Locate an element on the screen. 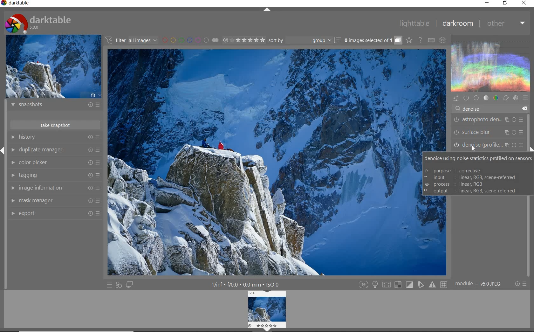  Darktable 5.0.0 is located at coordinates (38, 24).